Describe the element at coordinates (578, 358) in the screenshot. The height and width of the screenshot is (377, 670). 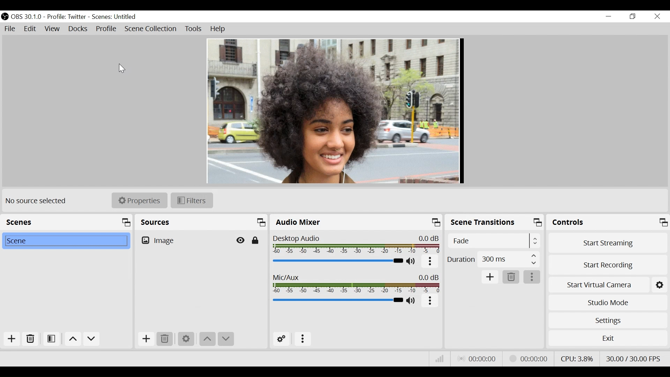
I see `CPU Usage` at that location.